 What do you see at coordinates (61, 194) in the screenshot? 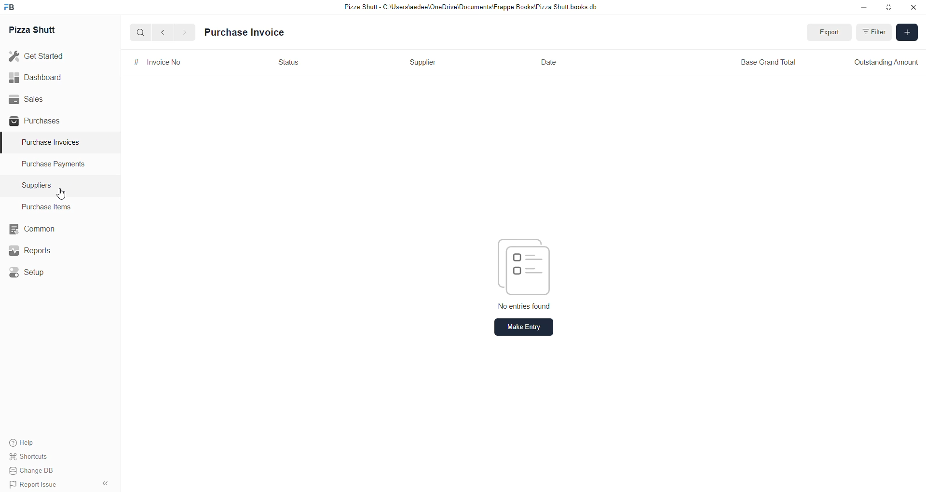
I see `cursor` at bounding box center [61, 194].